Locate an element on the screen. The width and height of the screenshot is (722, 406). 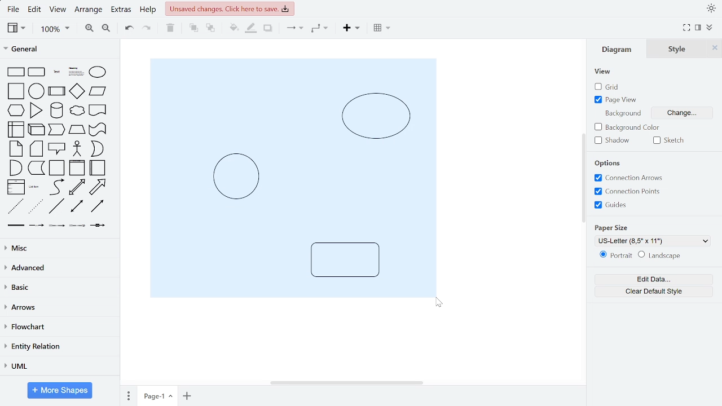
diamond is located at coordinates (77, 91).